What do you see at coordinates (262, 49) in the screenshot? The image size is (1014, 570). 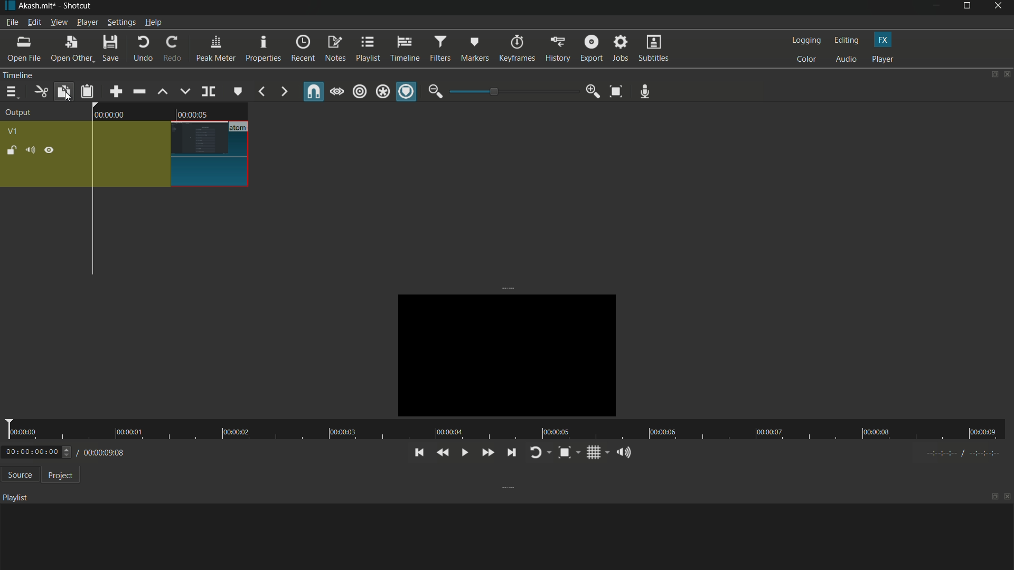 I see `properties` at bounding box center [262, 49].